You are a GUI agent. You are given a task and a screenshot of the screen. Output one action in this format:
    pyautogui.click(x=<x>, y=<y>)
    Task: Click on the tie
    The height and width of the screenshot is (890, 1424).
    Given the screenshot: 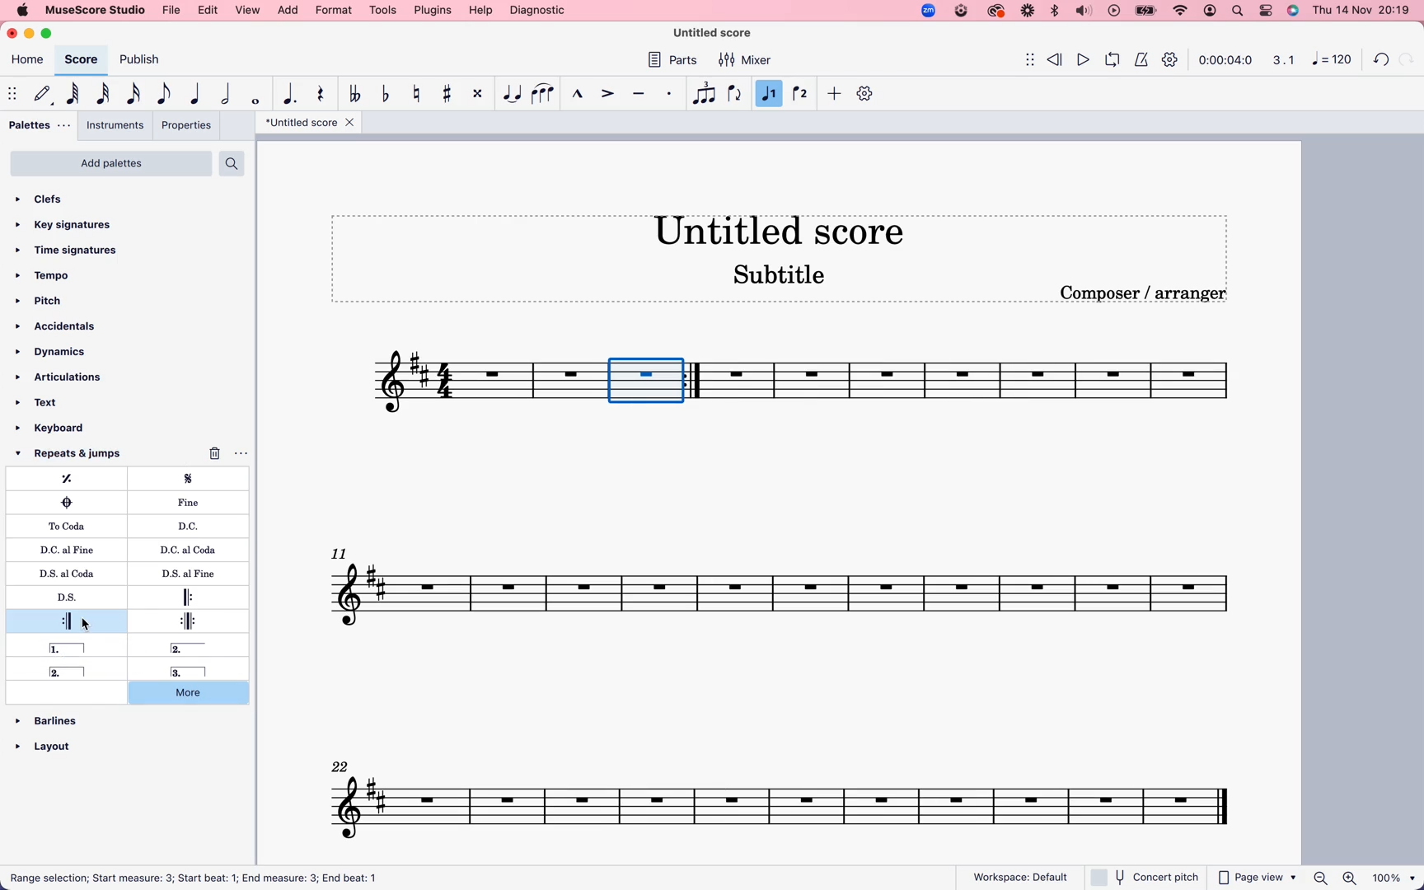 What is the action you would take?
    pyautogui.click(x=512, y=94)
    